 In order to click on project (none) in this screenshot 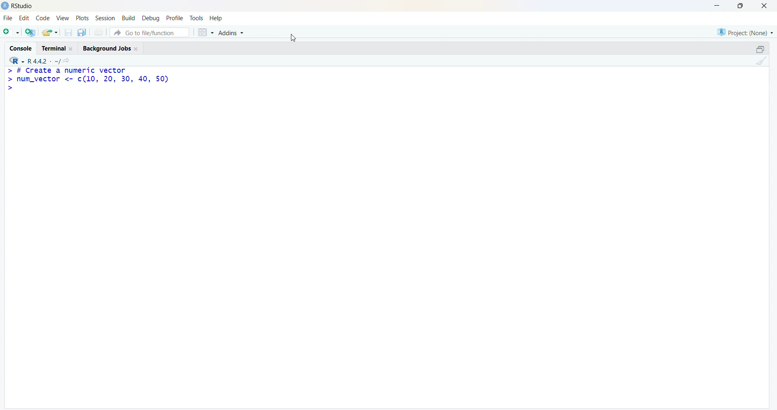, I will do `click(745, 33)`.